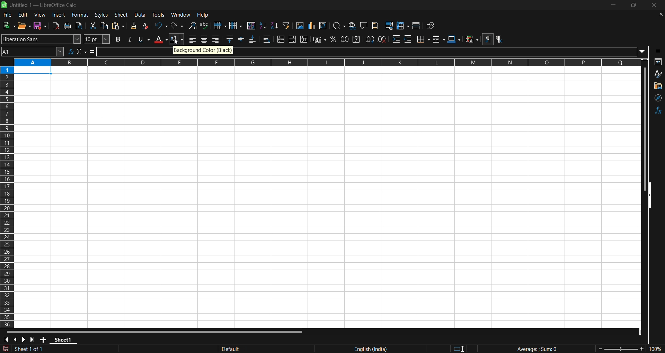 The image size is (665, 353). I want to click on clone formatting, so click(133, 25).